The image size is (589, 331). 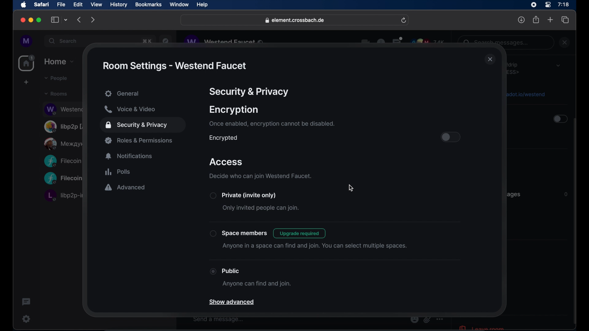 I want to click on general, so click(x=144, y=94).